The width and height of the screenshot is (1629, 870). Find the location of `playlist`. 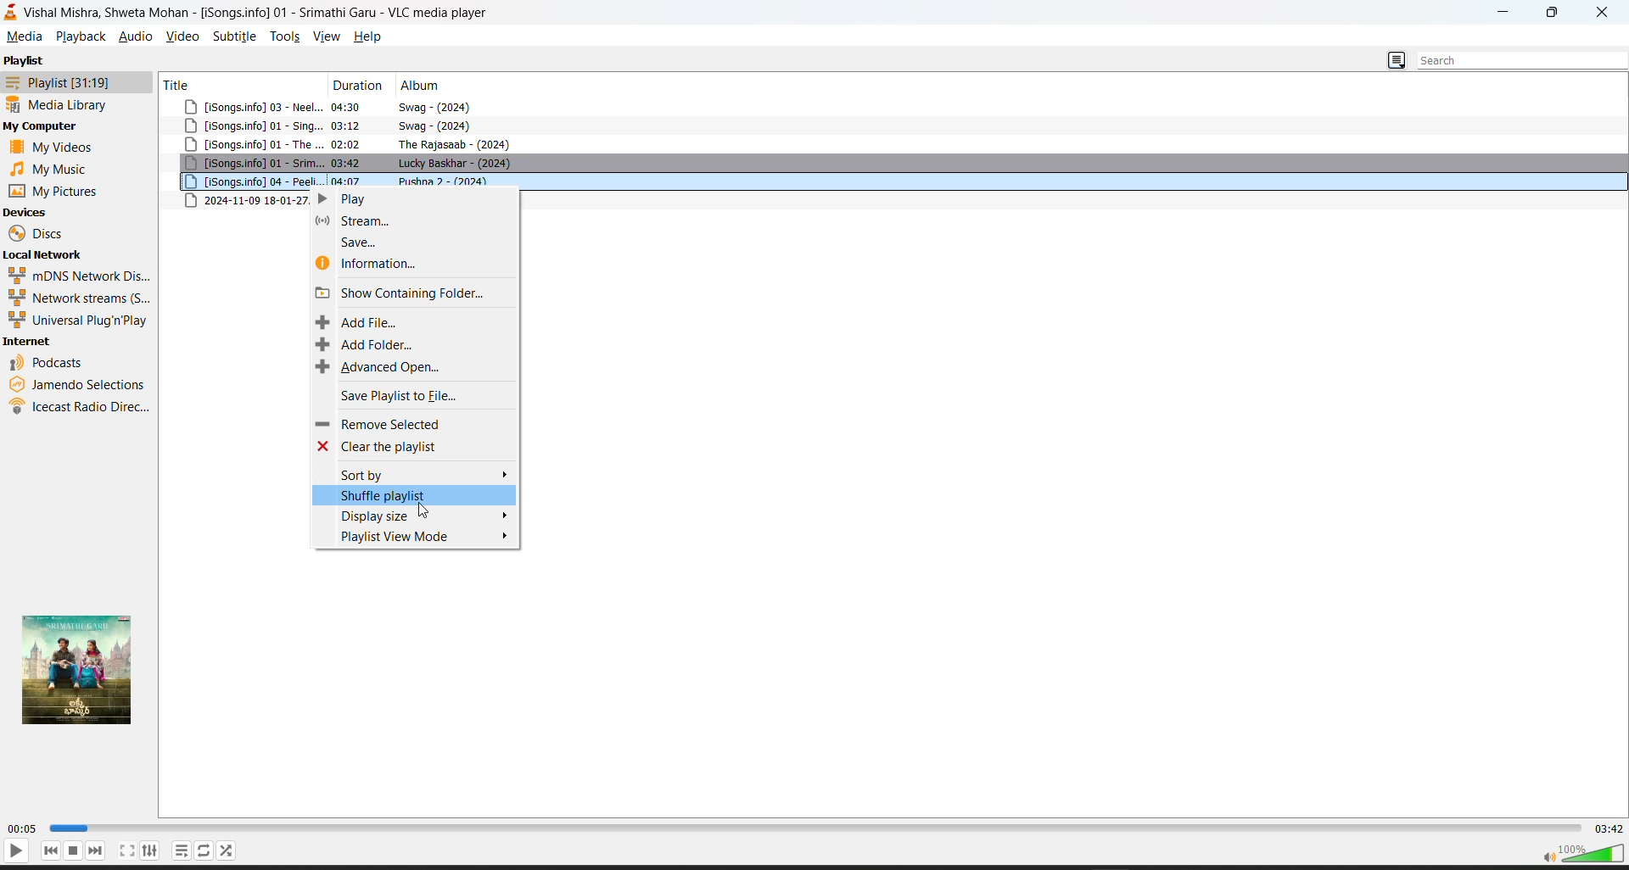

playlist is located at coordinates (180, 849).